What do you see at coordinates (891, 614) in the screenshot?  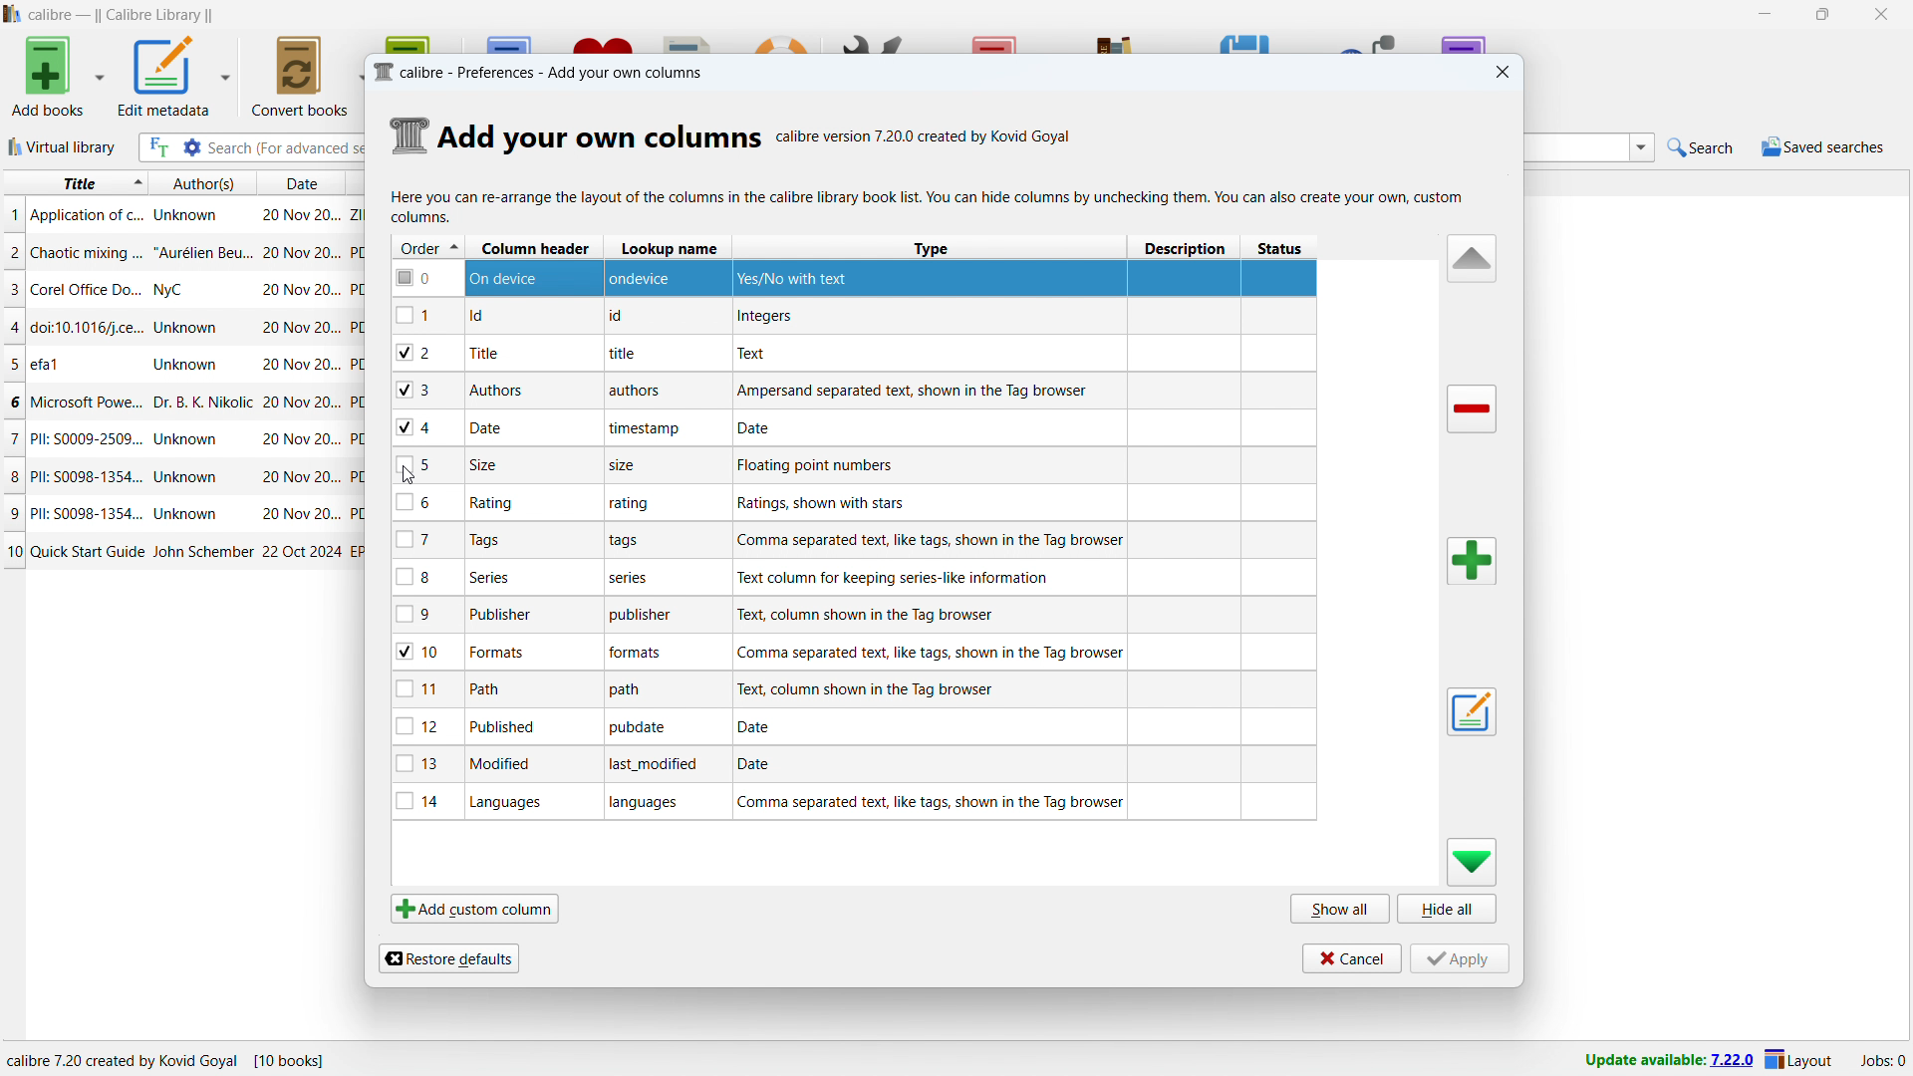 I see `Text, column shown in the Tag browser` at bounding box center [891, 614].